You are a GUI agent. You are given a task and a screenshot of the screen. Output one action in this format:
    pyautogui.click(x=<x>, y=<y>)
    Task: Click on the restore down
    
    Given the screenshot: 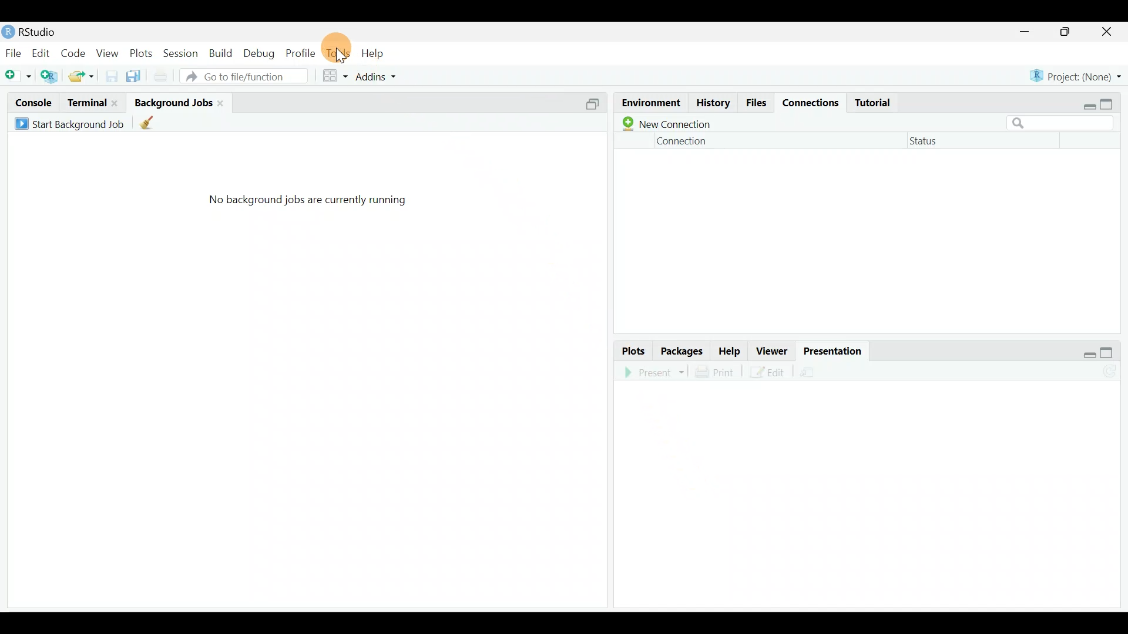 What is the action you would take?
    pyautogui.click(x=1087, y=102)
    